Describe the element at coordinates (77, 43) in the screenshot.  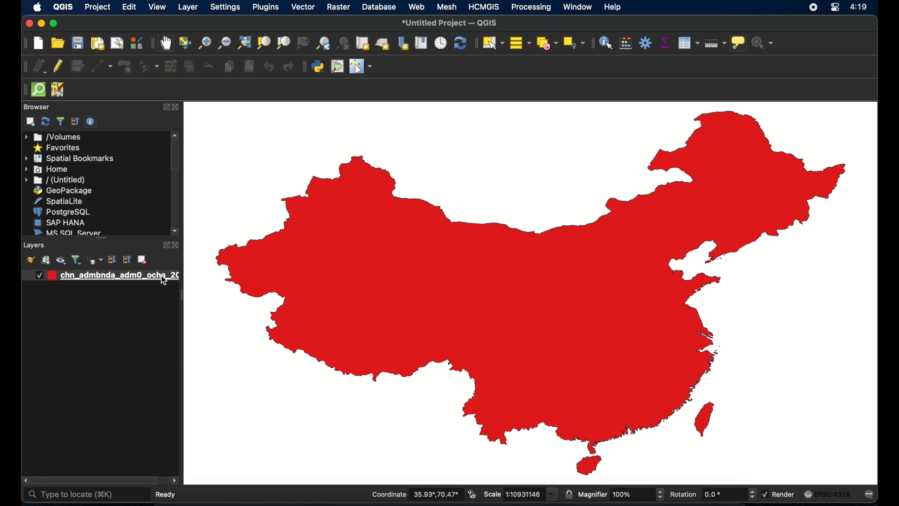
I see `save project` at that location.